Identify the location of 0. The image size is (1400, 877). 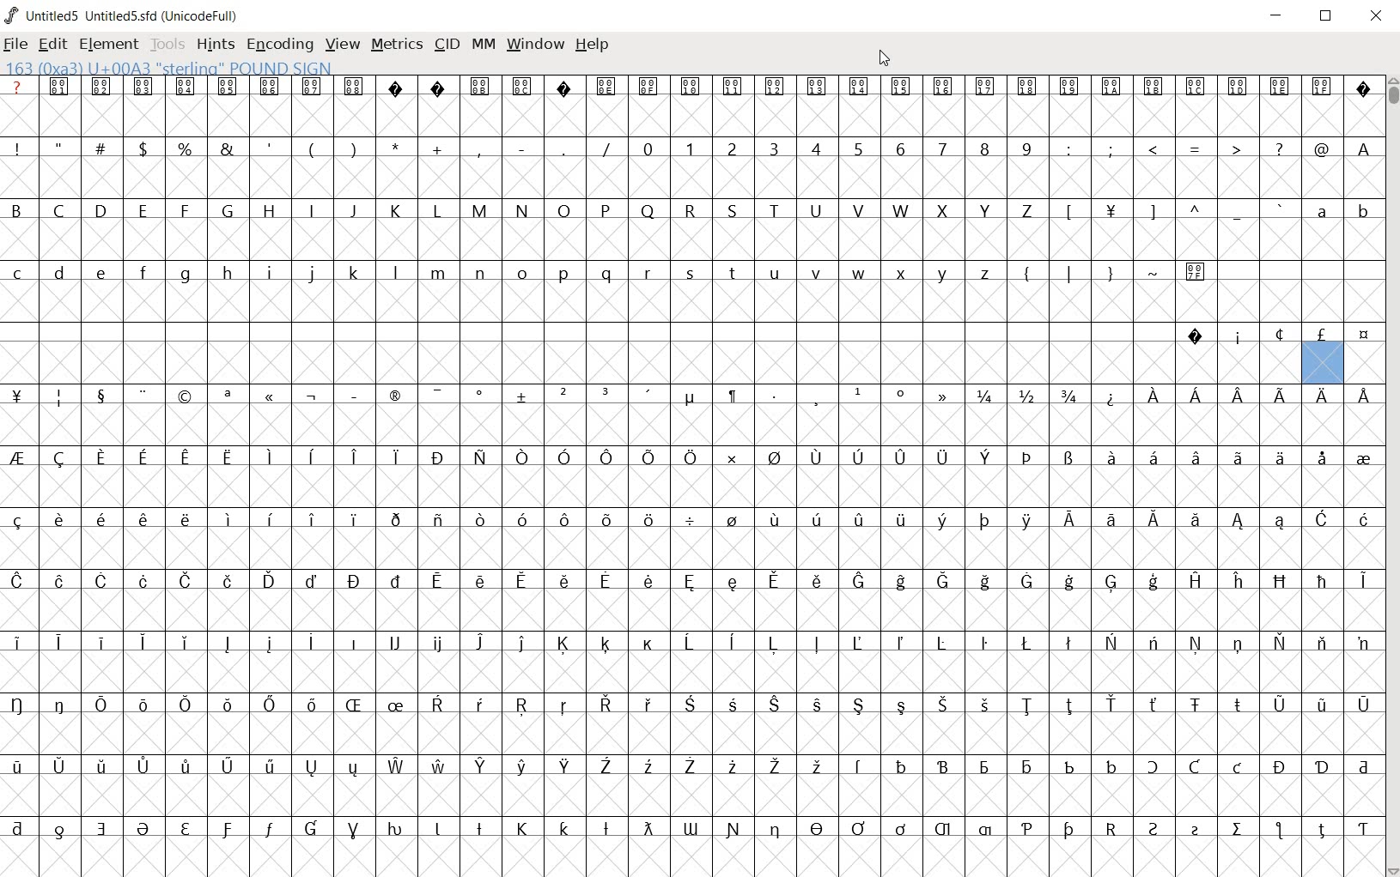
(646, 148).